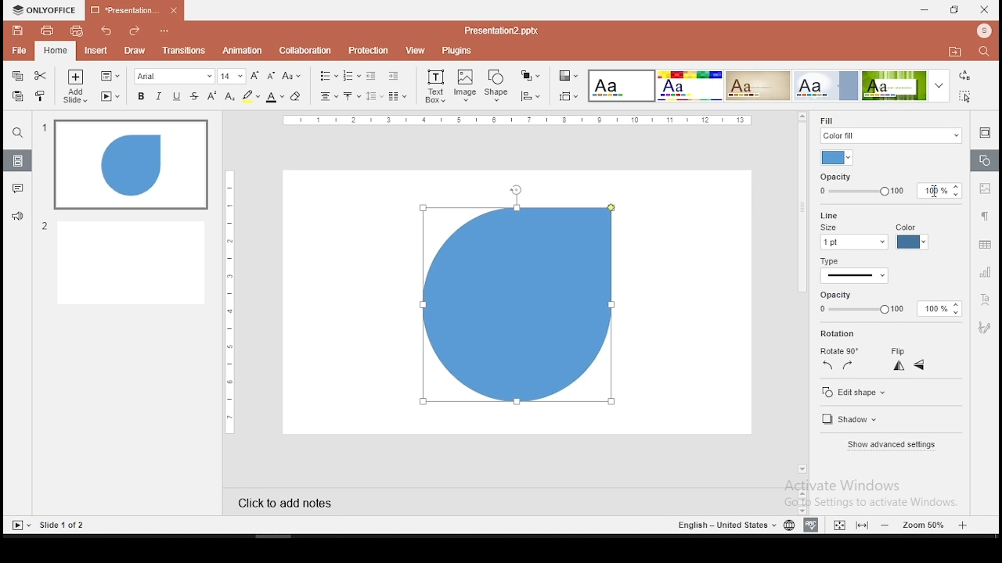 The height and width of the screenshot is (563, 1002). Describe the element at coordinates (17, 30) in the screenshot. I see `save` at that location.